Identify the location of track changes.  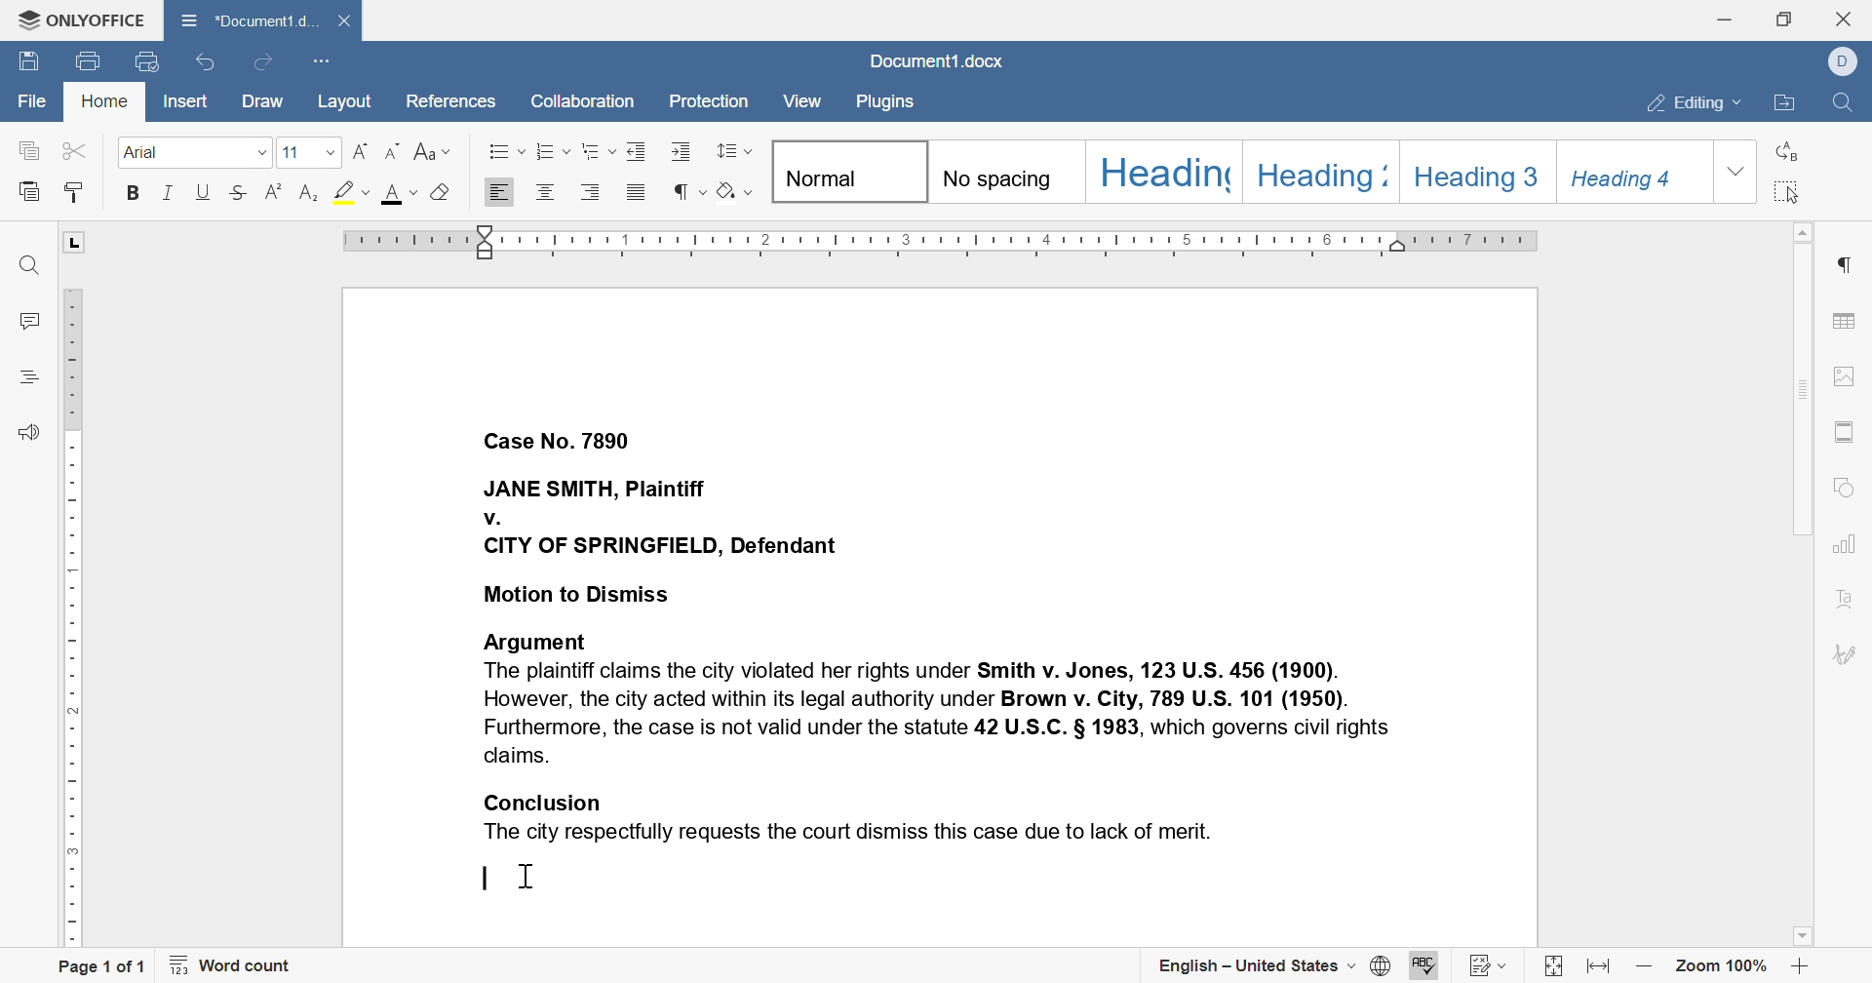
(1489, 966).